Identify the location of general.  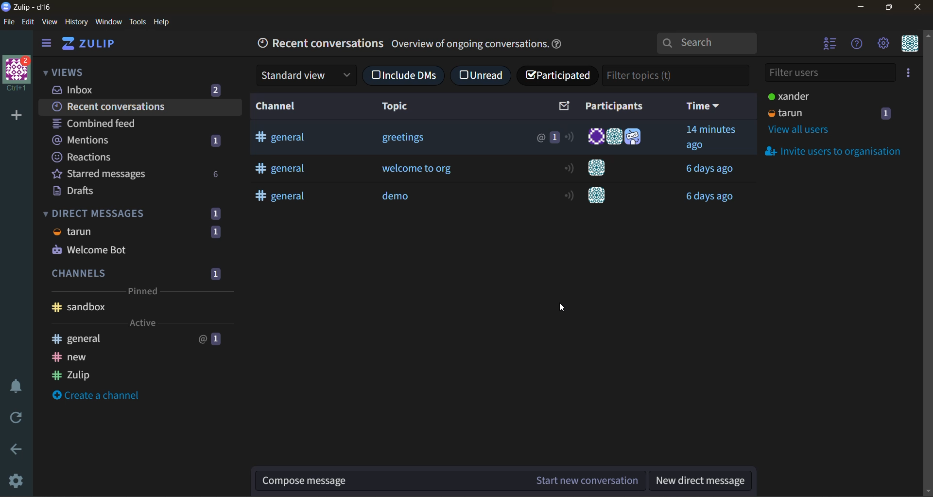
(282, 136).